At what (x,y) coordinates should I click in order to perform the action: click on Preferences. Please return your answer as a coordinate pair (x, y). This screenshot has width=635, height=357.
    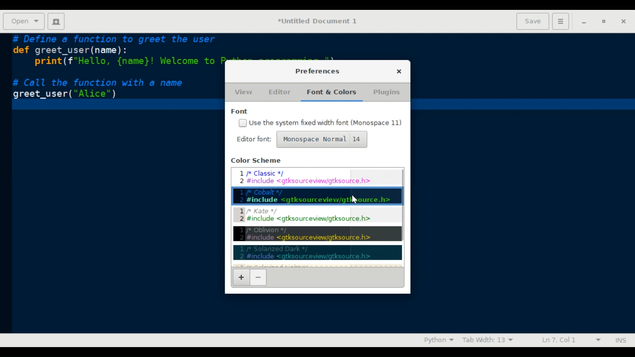
    Looking at the image, I should click on (318, 71).